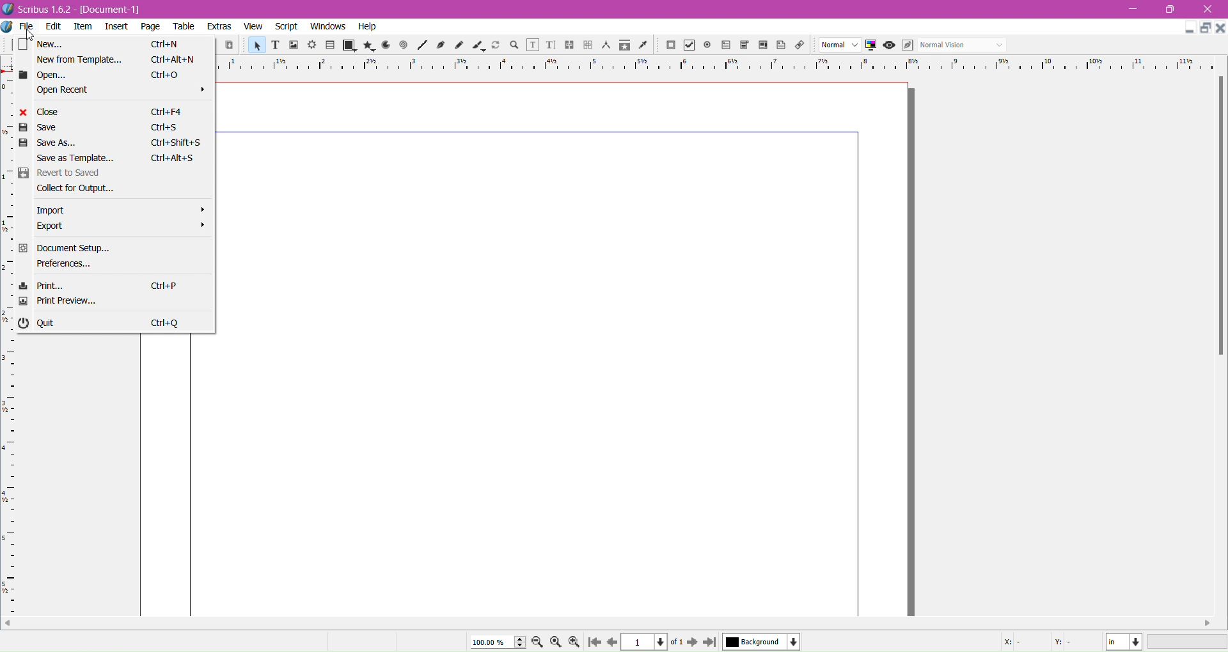  Describe the element at coordinates (116, 60) in the screenshot. I see `New From Template` at that location.